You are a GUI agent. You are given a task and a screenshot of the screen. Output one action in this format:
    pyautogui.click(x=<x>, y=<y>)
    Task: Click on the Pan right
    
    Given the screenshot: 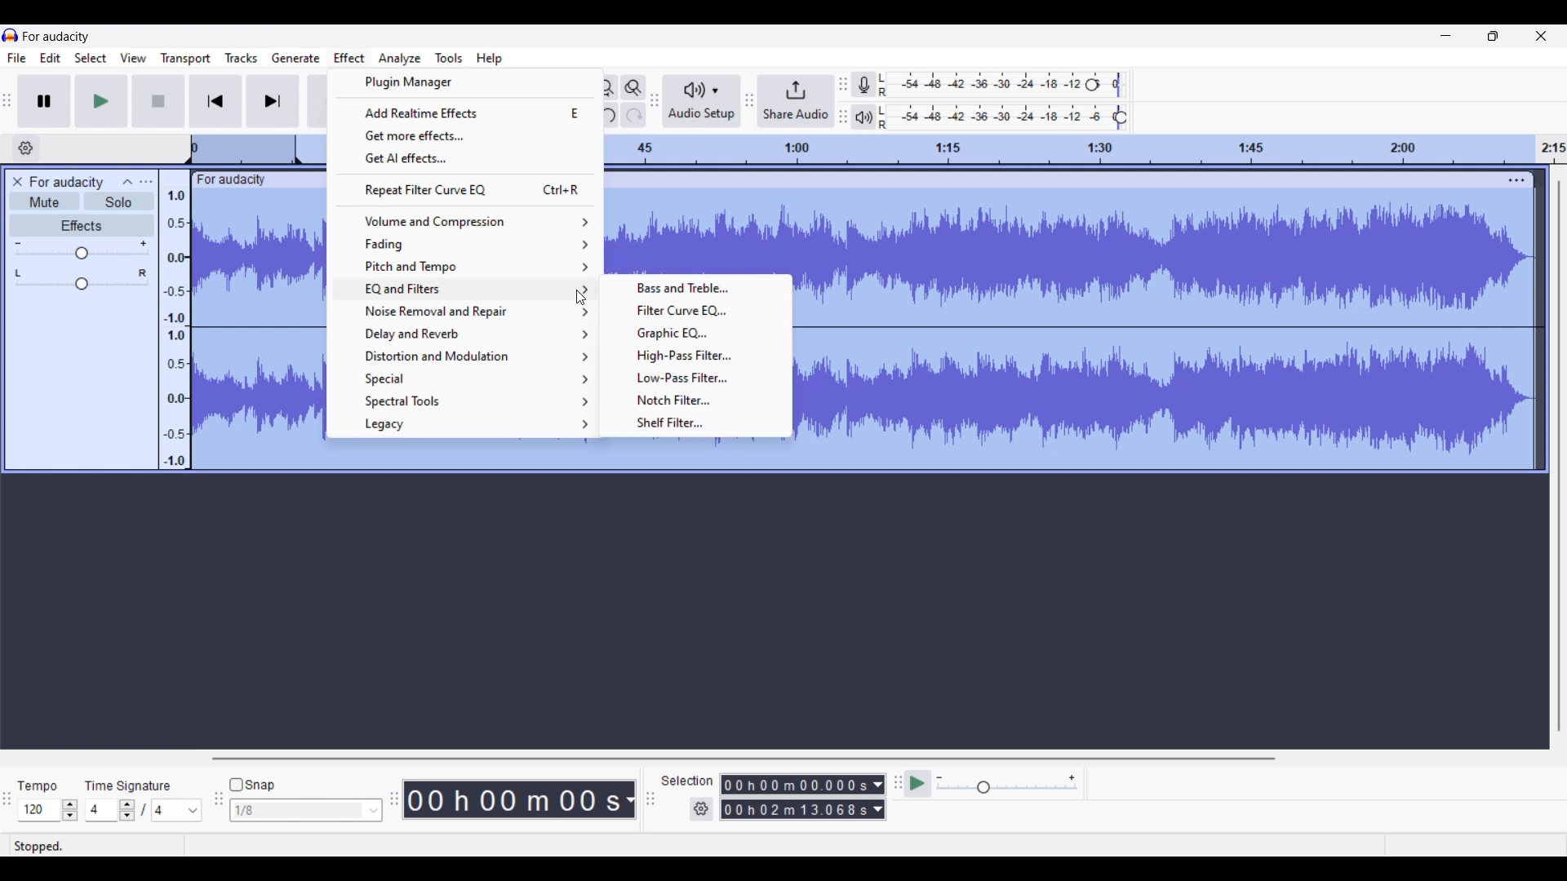 What is the action you would take?
    pyautogui.click(x=143, y=273)
    